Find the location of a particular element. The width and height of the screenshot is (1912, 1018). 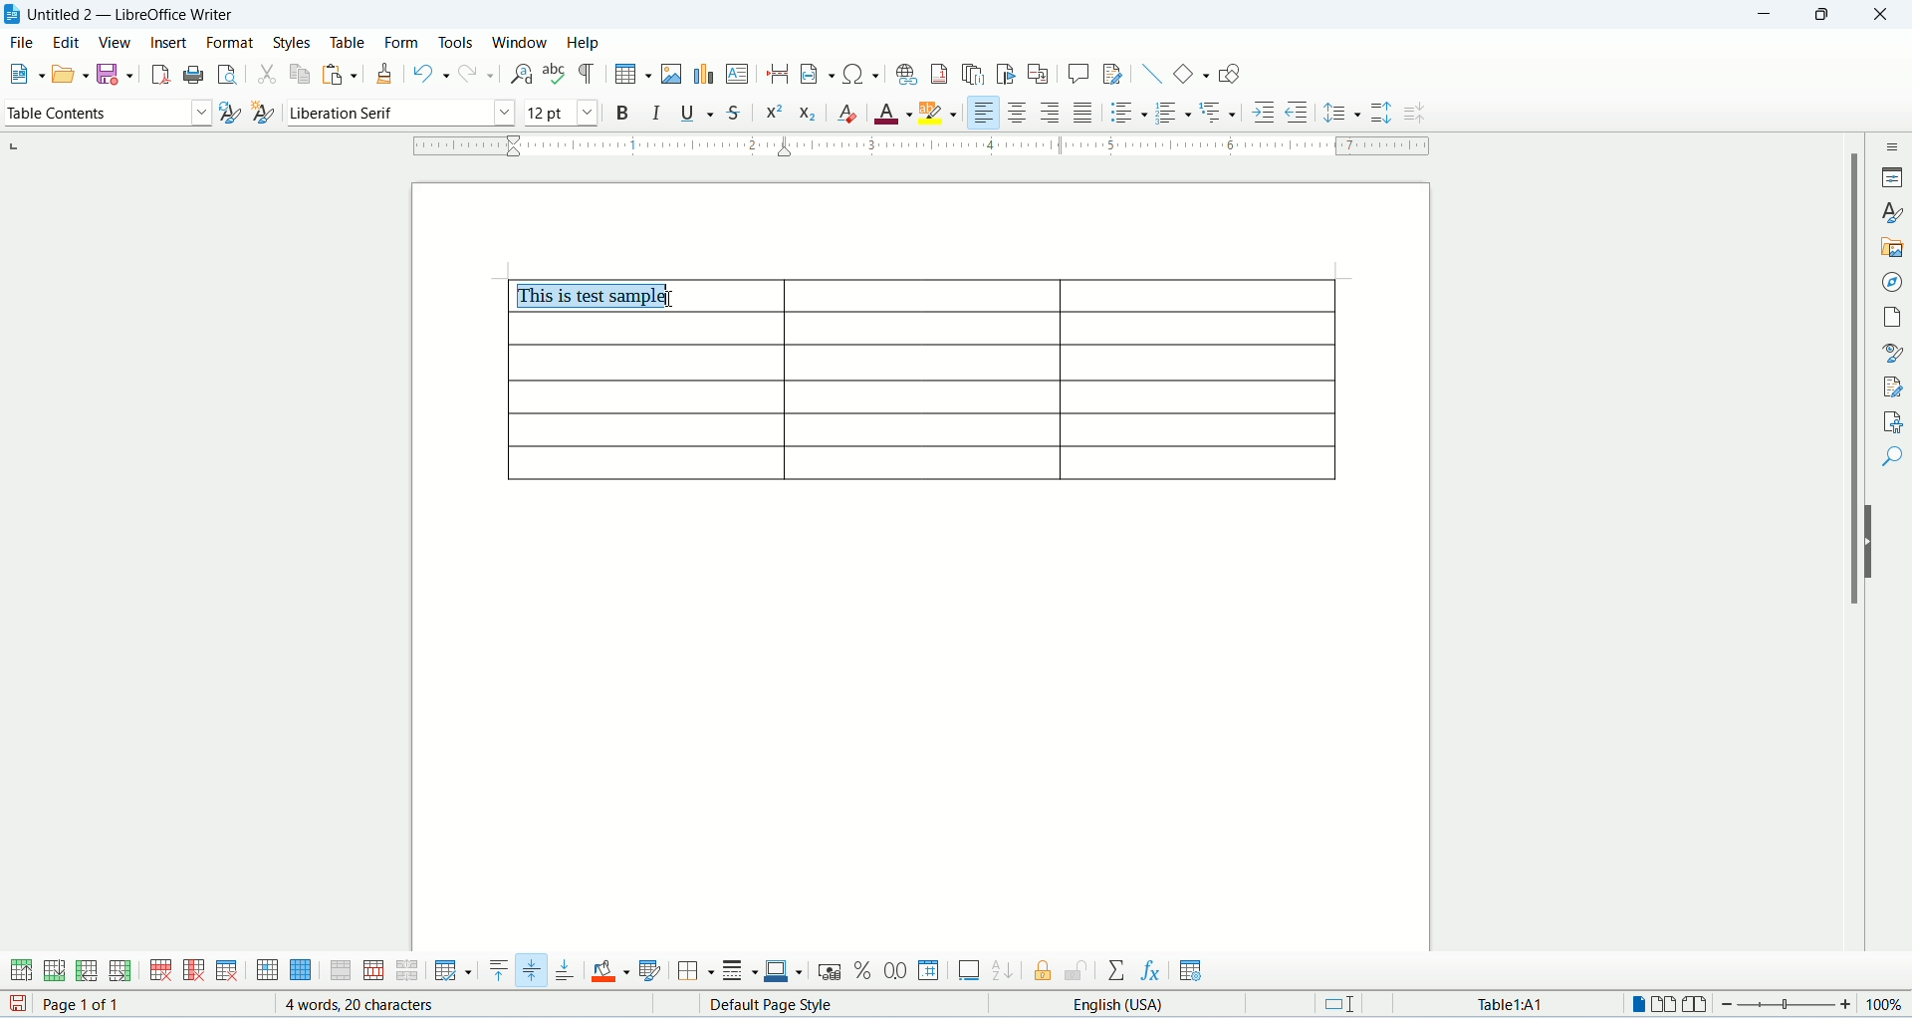

autoformat styles is located at coordinates (652, 971).